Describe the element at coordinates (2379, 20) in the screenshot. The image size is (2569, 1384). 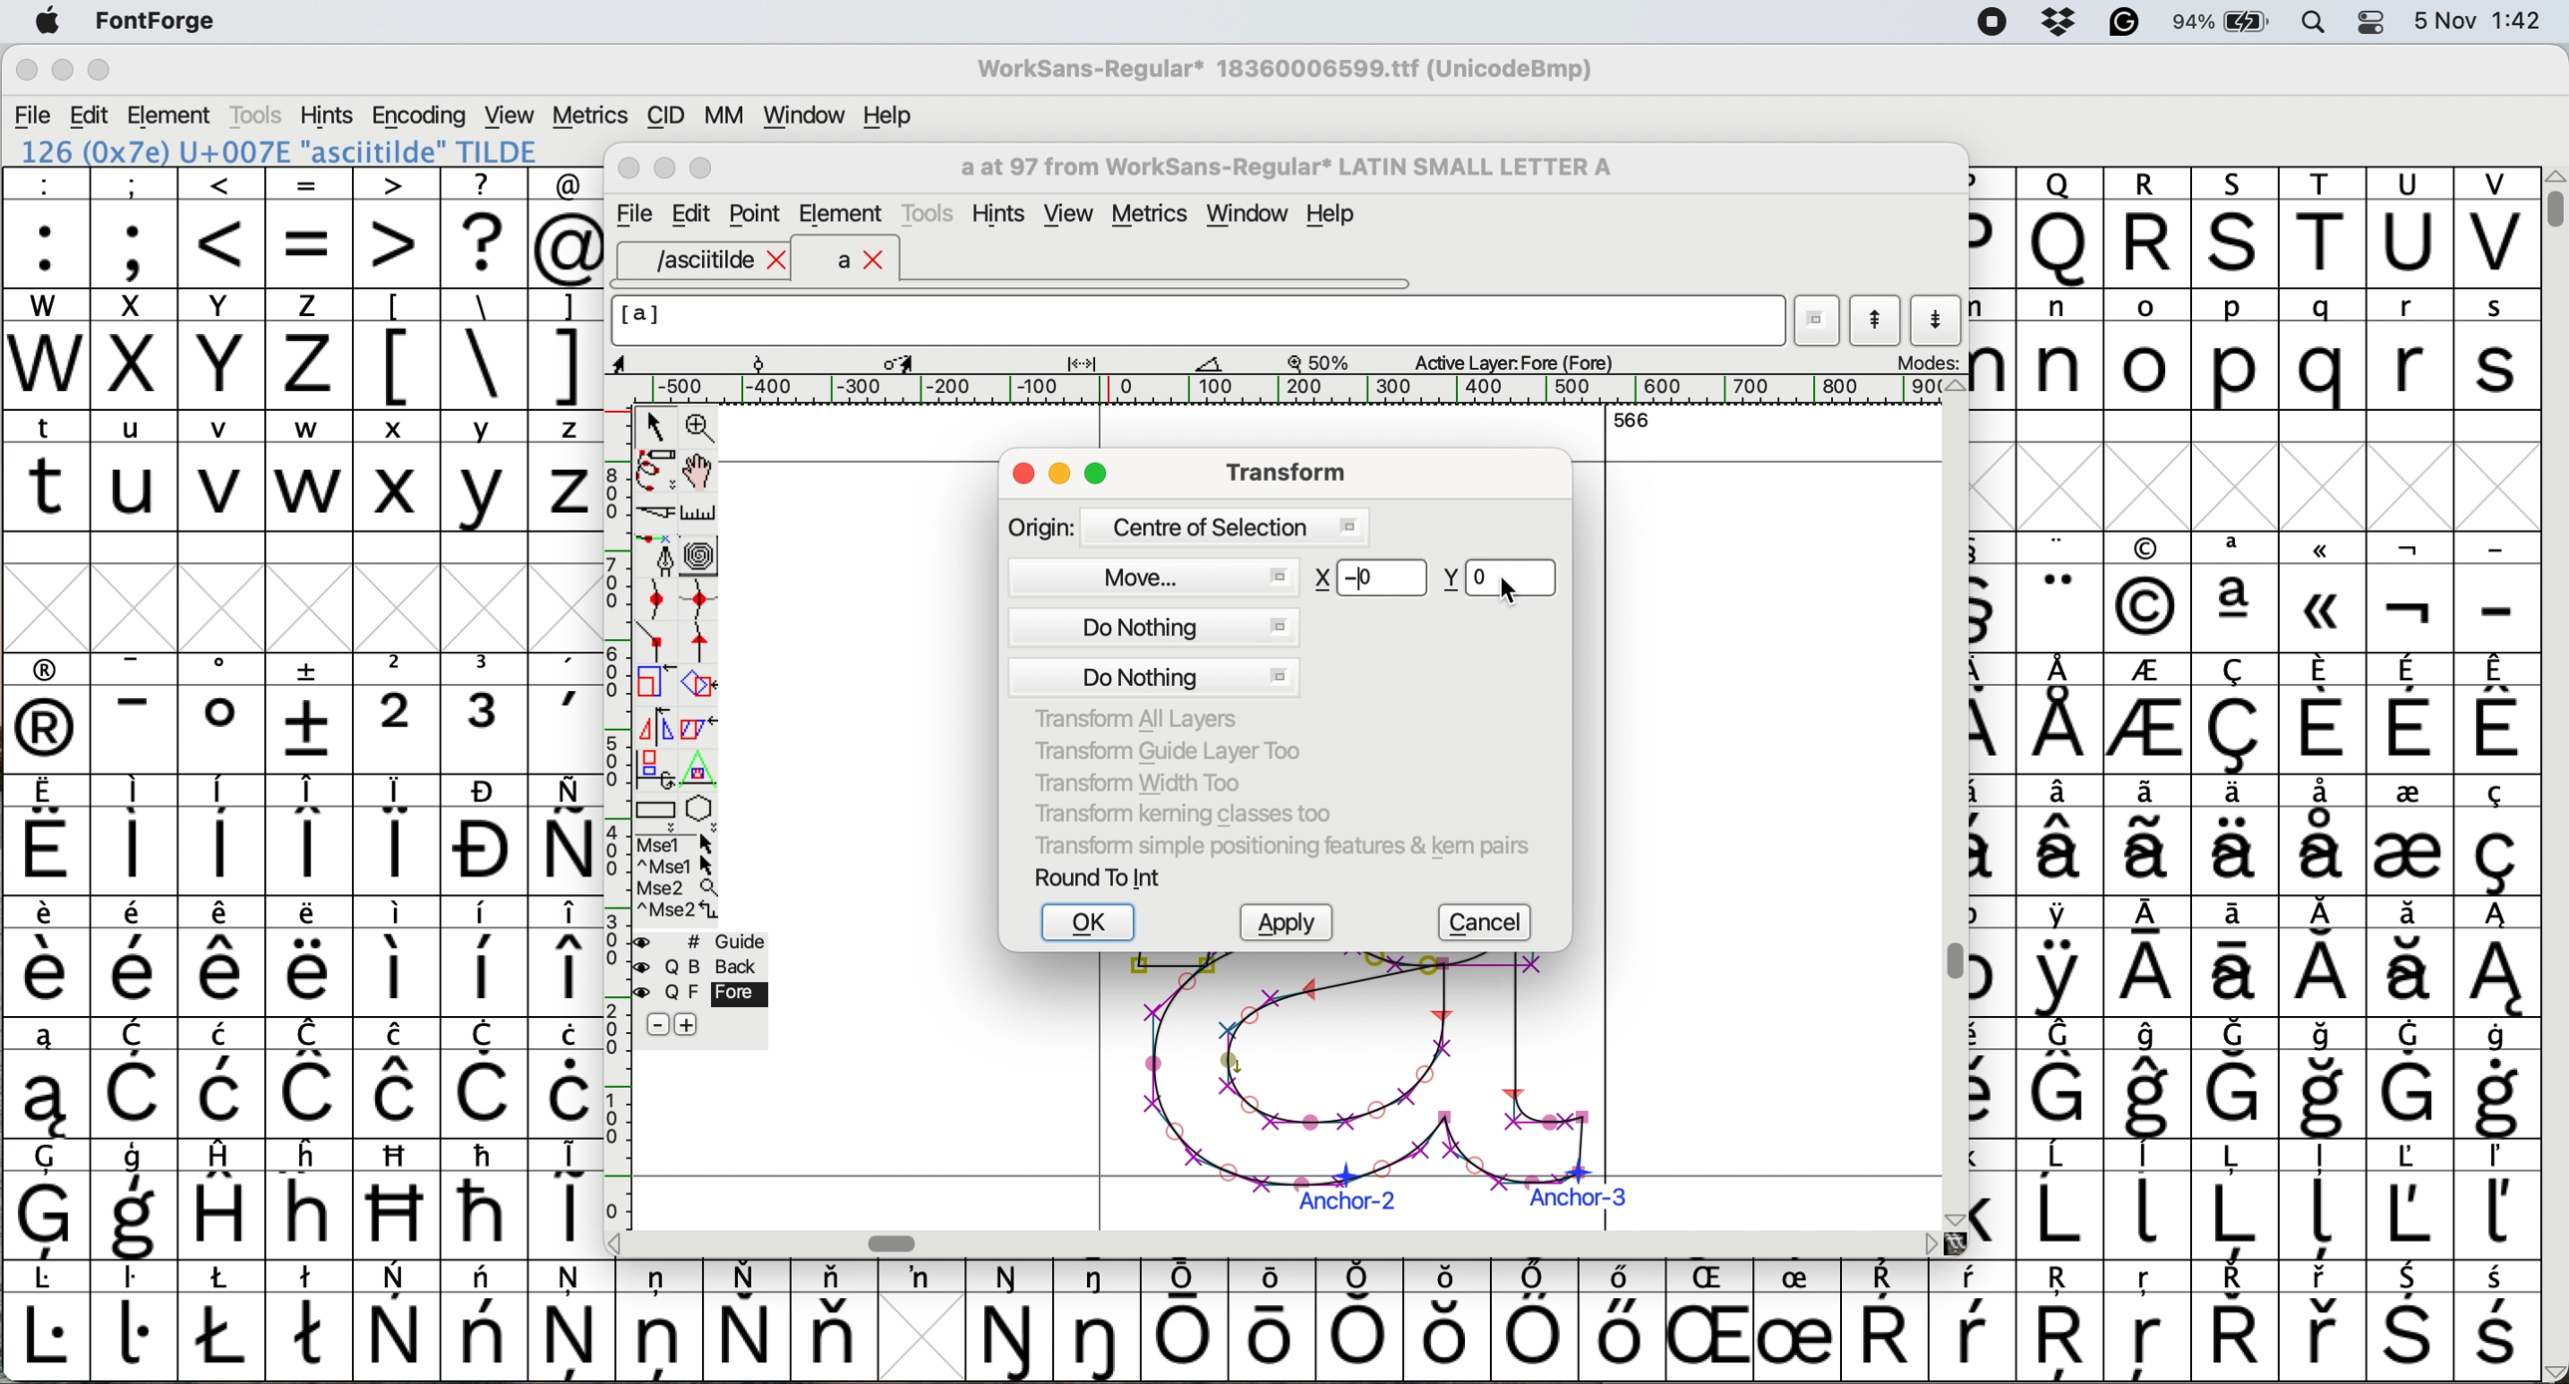
I see `control center` at that location.